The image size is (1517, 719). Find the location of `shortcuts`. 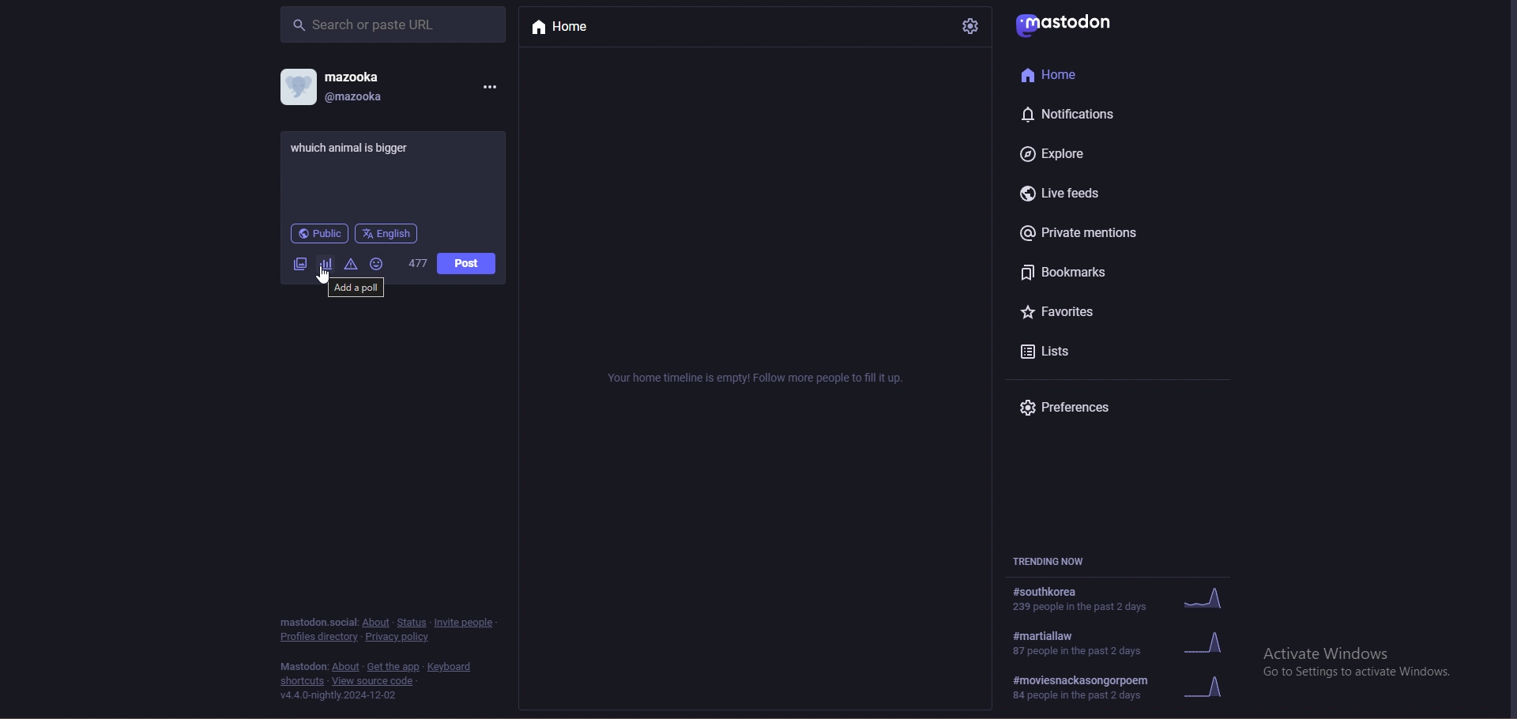

shortcuts is located at coordinates (303, 681).